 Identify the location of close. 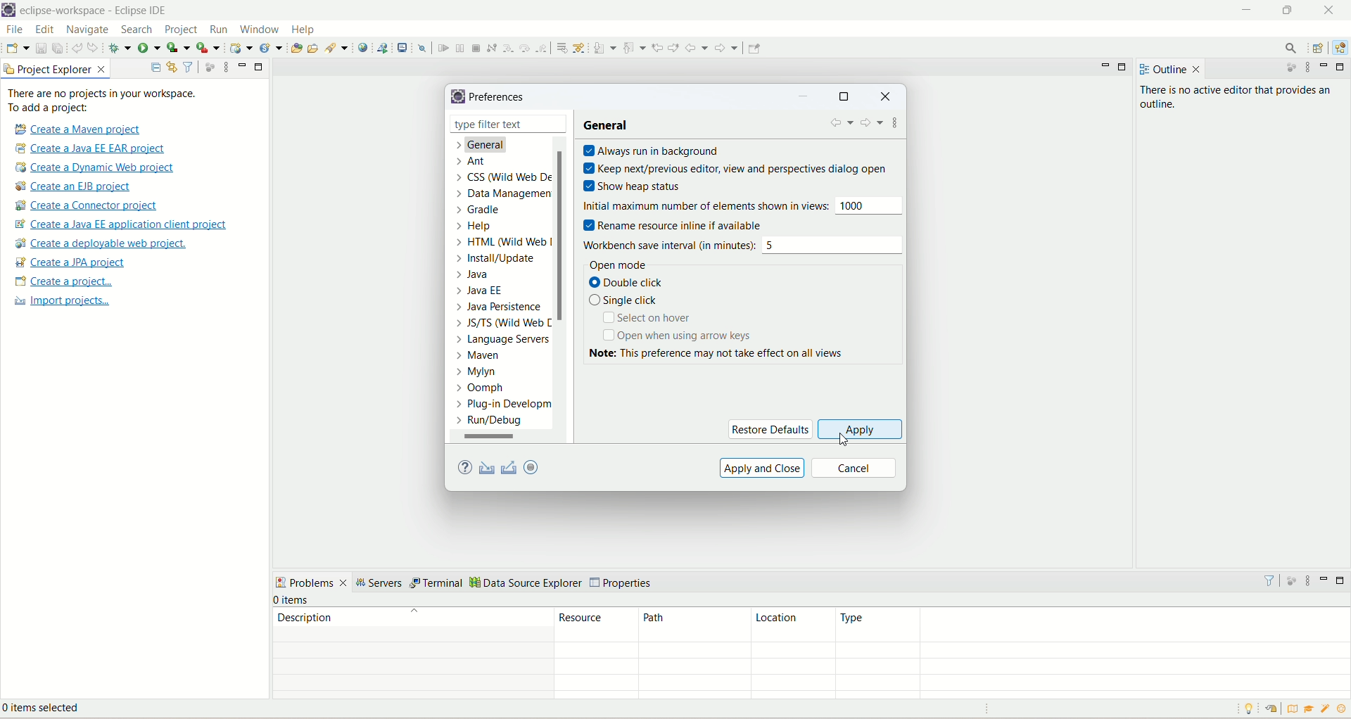
(1197, 70).